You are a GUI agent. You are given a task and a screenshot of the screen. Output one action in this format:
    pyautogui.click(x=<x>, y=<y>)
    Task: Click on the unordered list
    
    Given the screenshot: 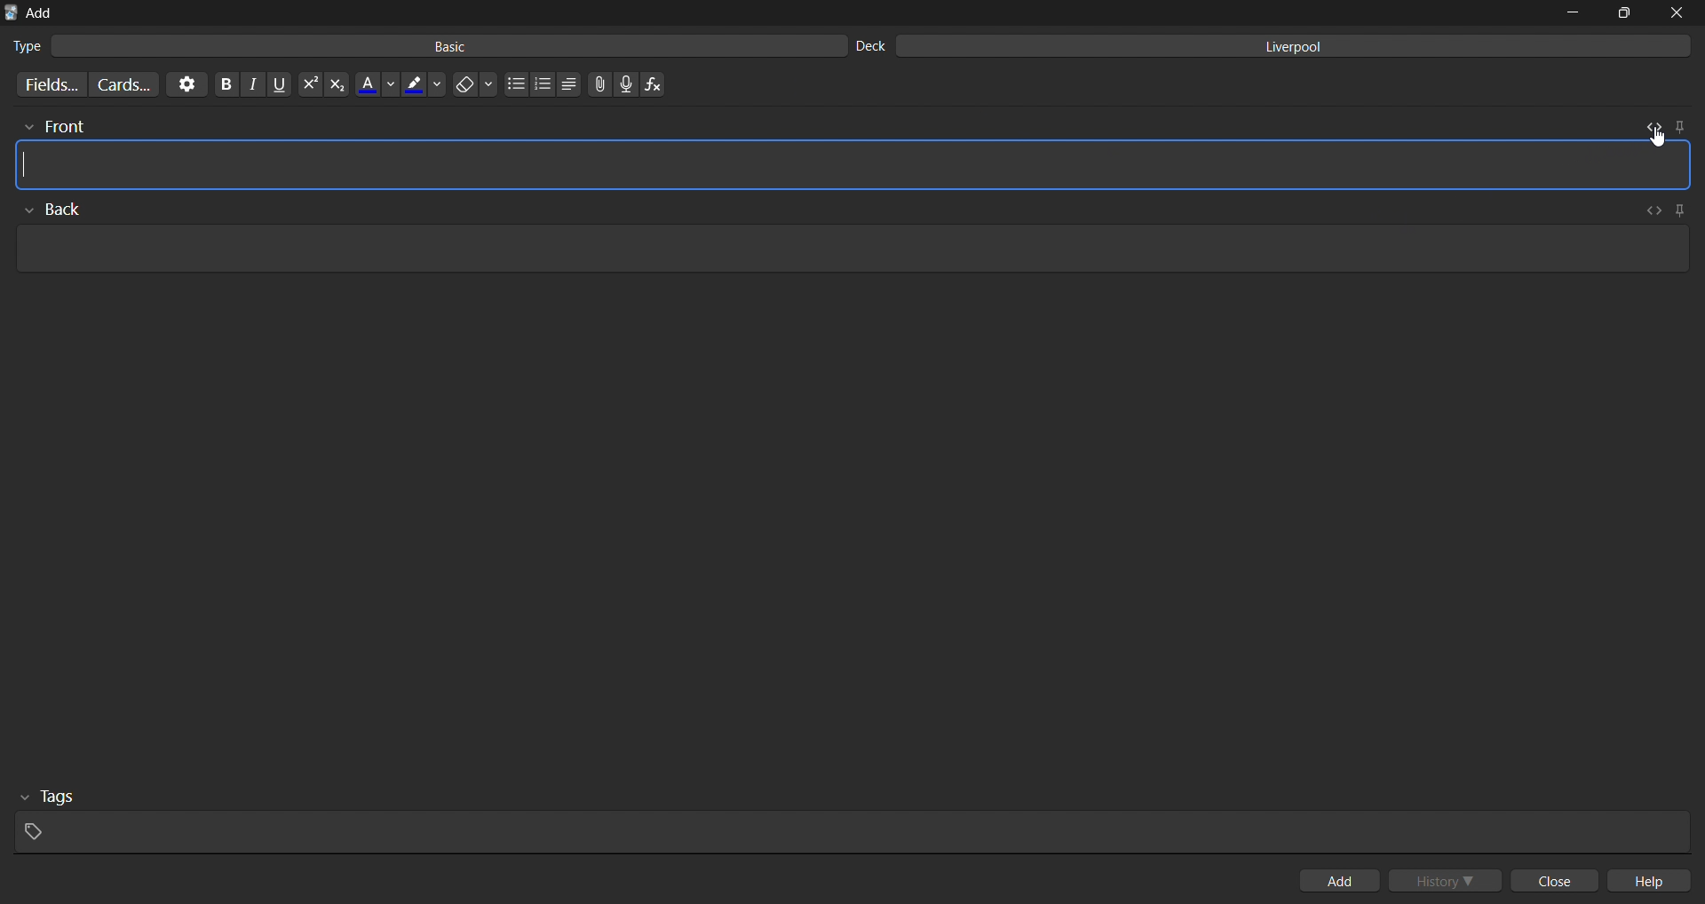 What is the action you would take?
    pyautogui.click(x=515, y=85)
    